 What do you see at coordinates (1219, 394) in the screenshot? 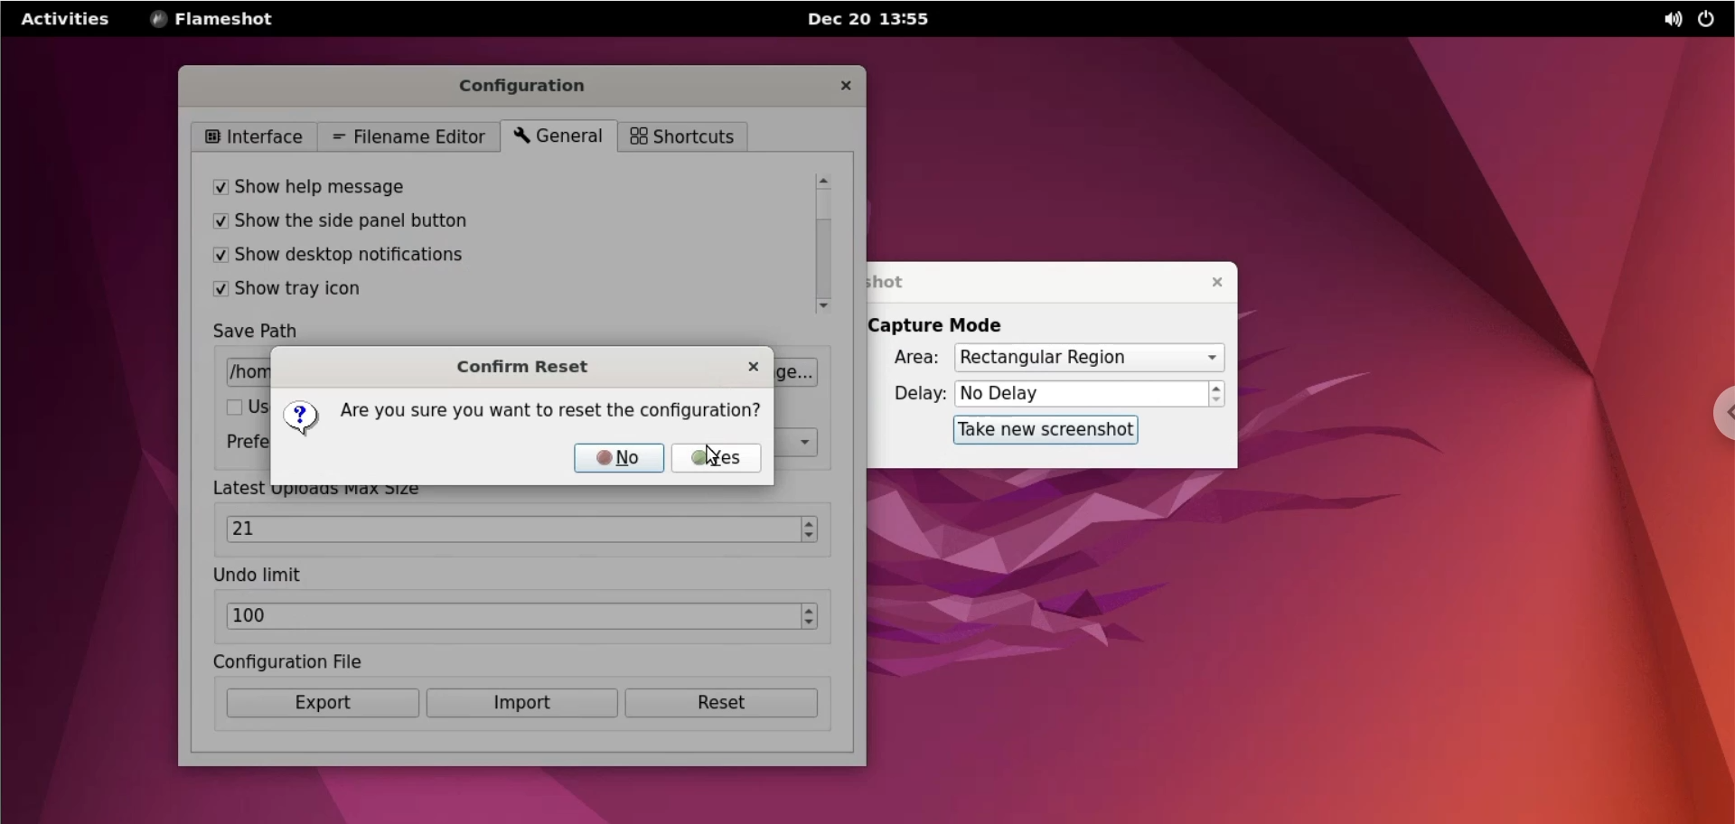
I see `increment or decrement delay` at bounding box center [1219, 394].